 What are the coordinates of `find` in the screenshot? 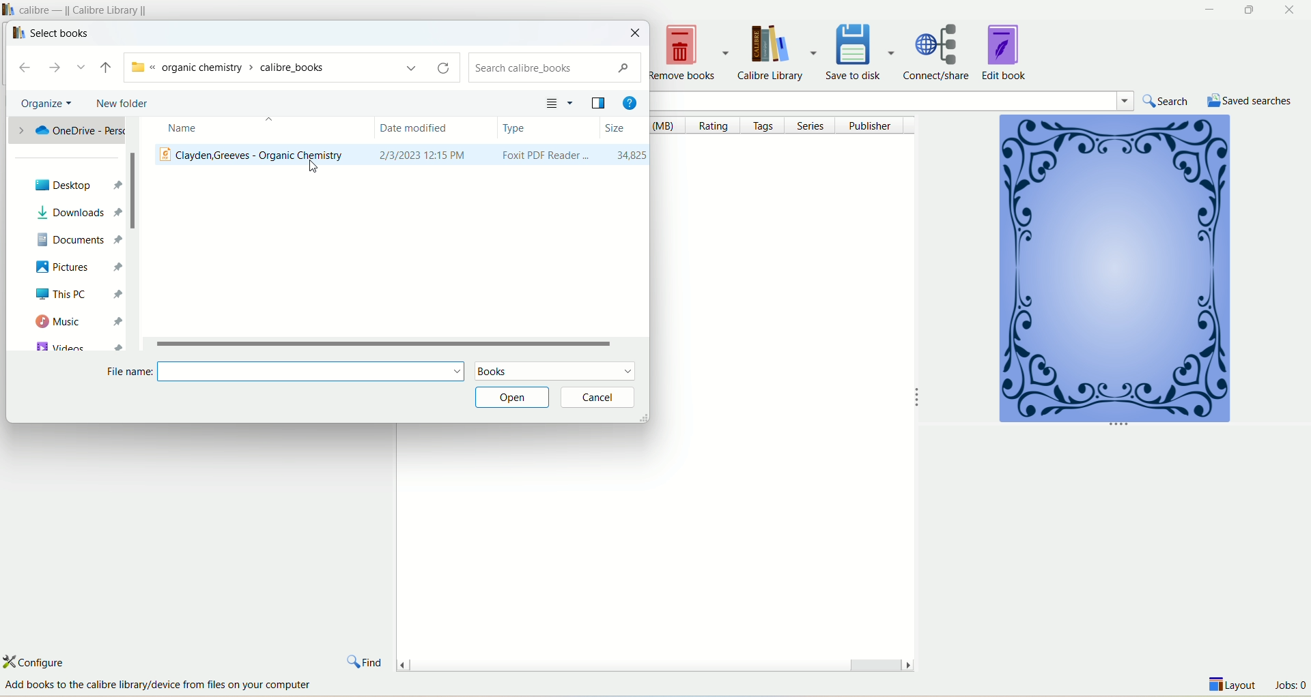 It's located at (365, 659).